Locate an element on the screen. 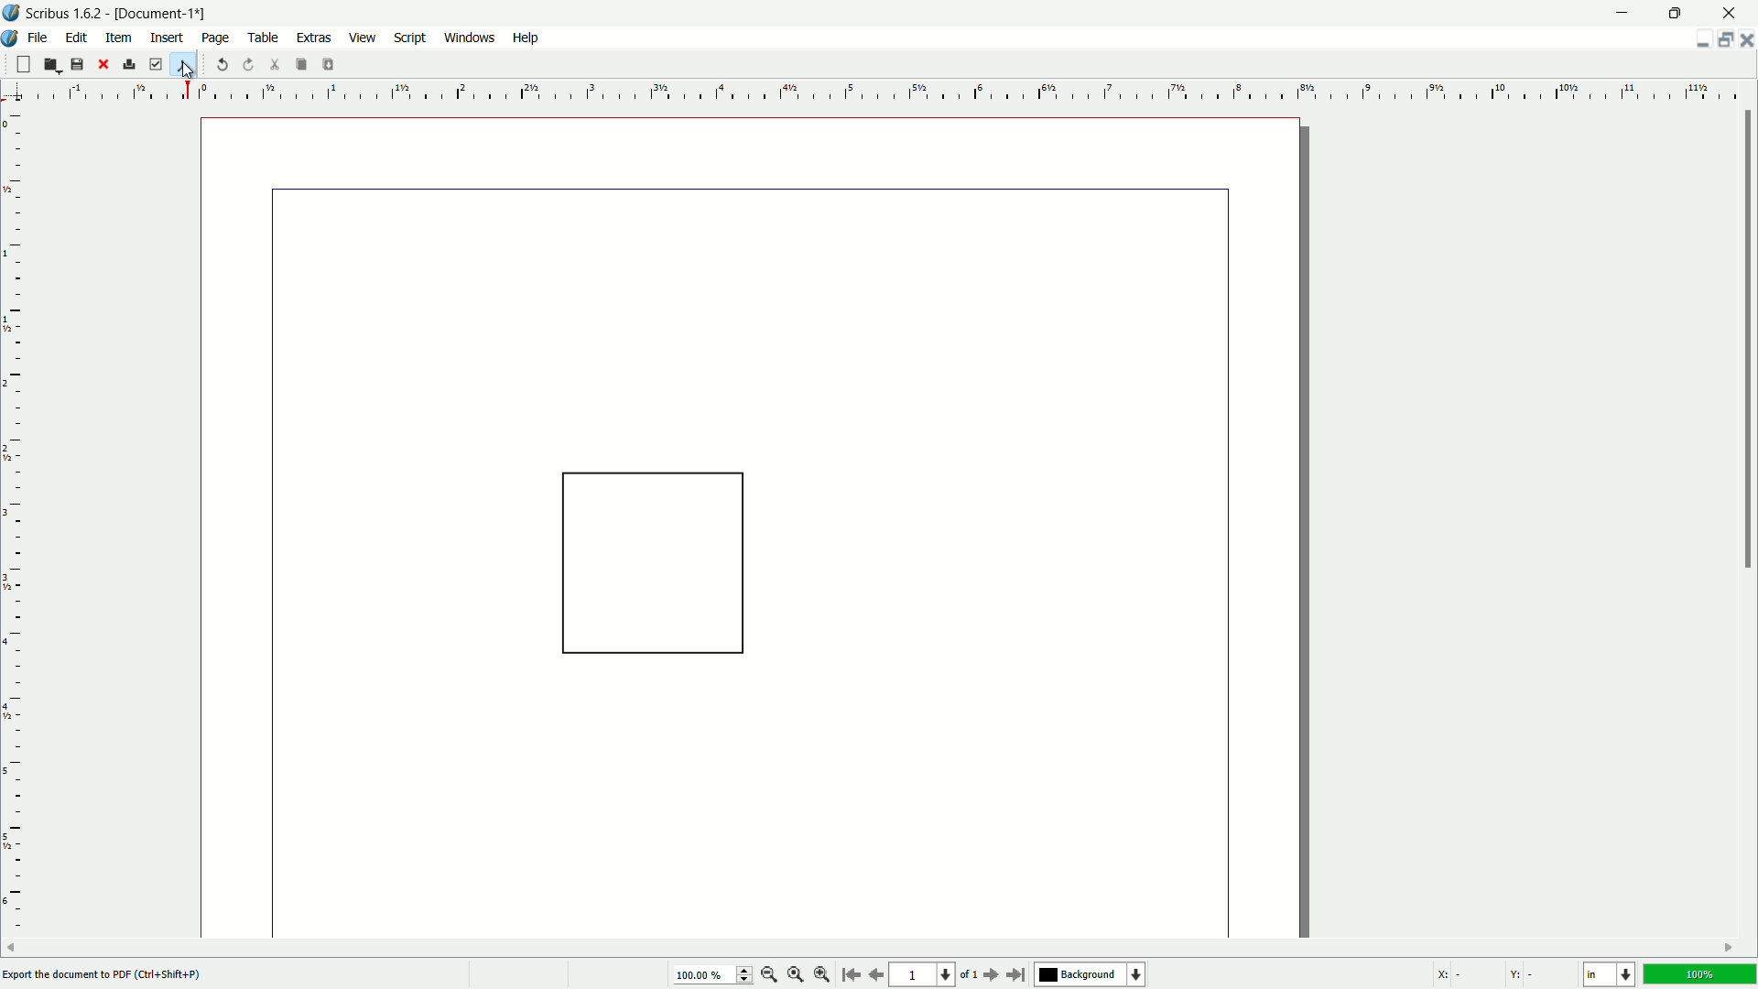 This screenshot has height=989, width=1758. print is located at coordinates (131, 63).